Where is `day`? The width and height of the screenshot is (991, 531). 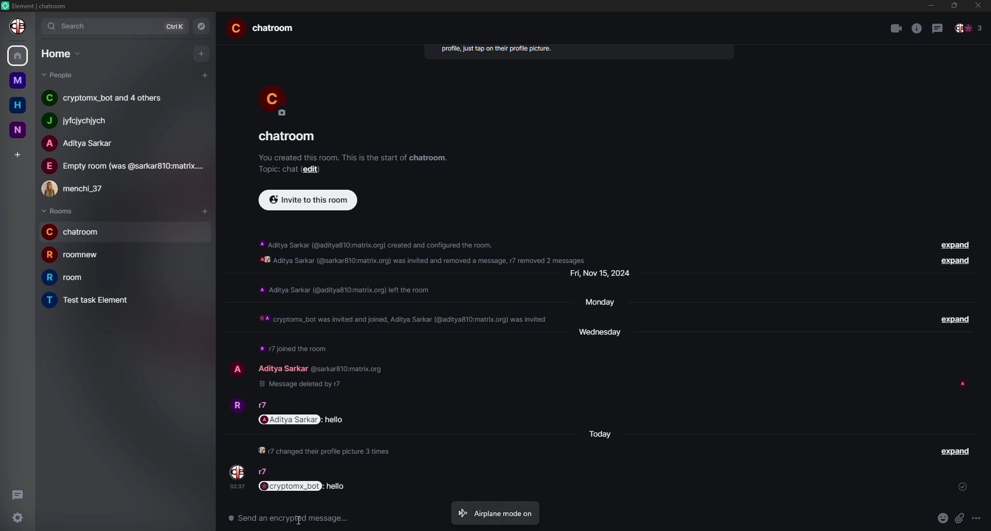 day is located at coordinates (601, 304).